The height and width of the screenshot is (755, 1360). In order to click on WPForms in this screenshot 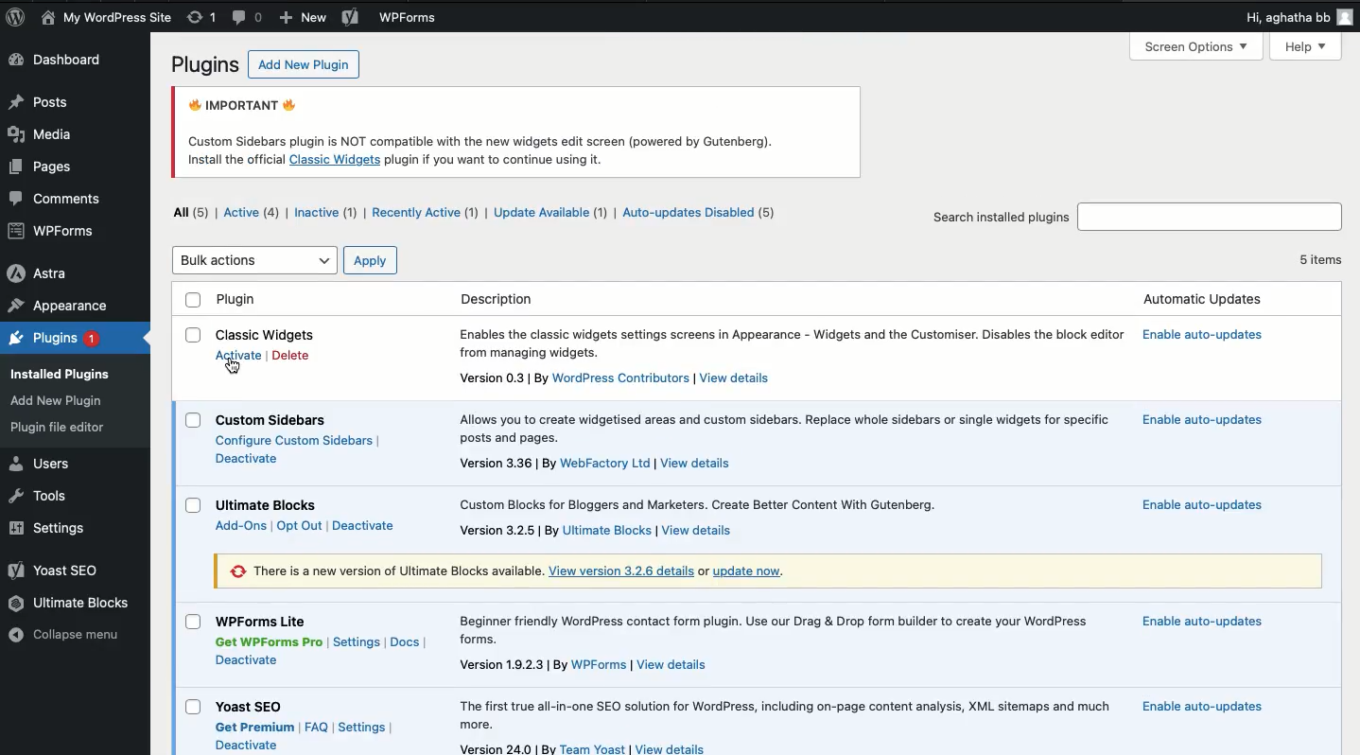, I will do `click(410, 19)`.